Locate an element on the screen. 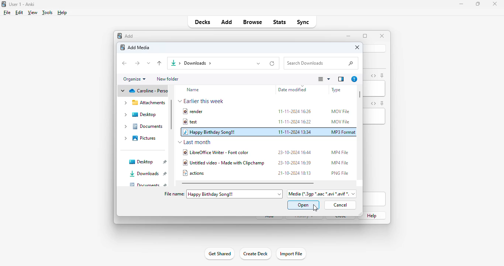  horizontal scroll bar is located at coordinates (360, 95).